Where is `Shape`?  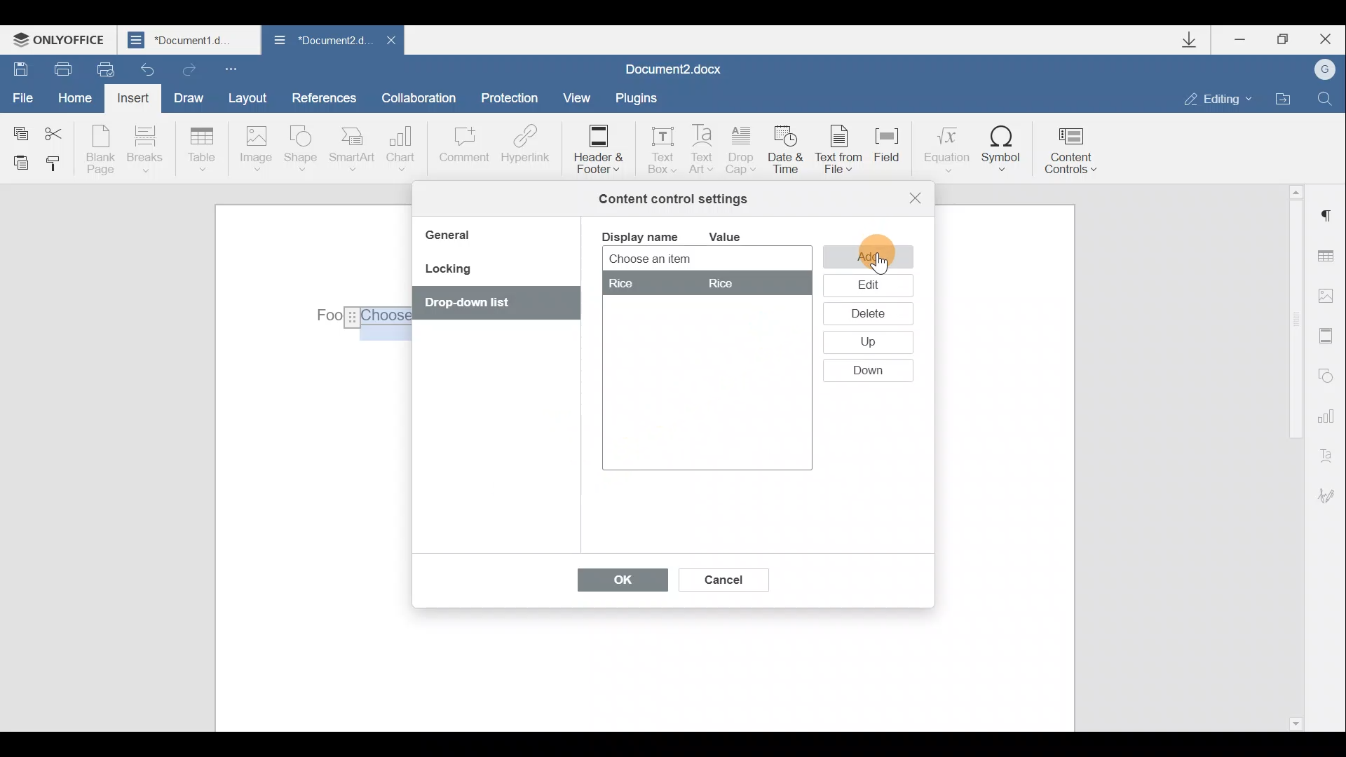 Shape is located at coordinates (304, 151).